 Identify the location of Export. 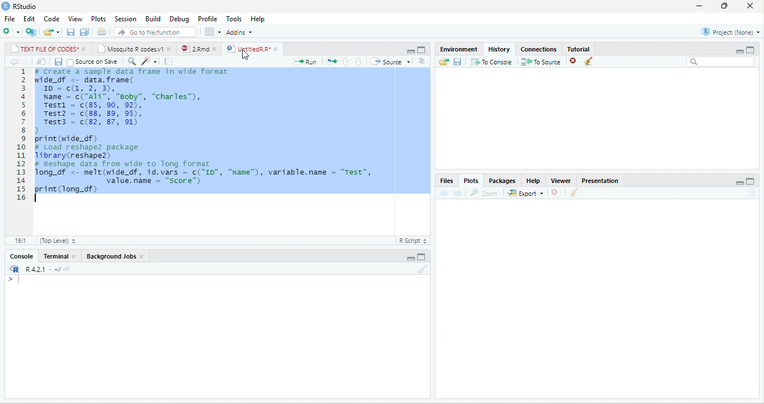
(526, 192).